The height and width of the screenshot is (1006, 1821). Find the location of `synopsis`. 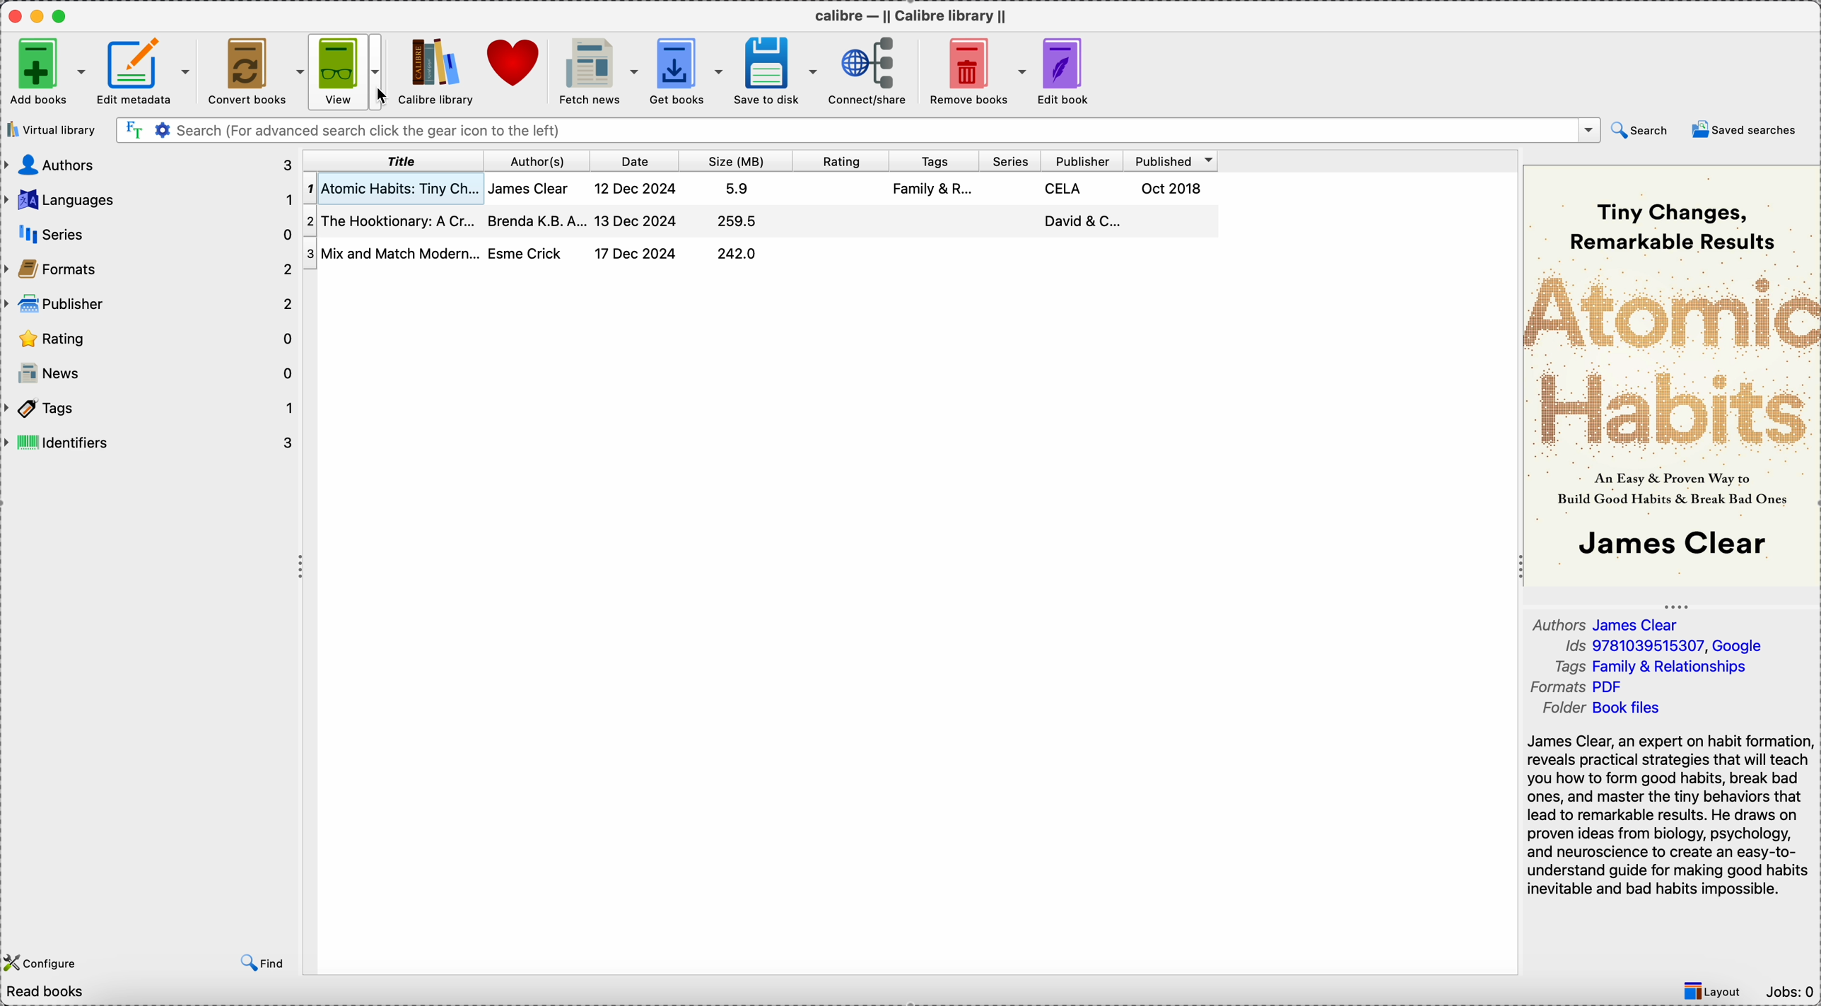

synopsis is located at coordinates (1670, 819).